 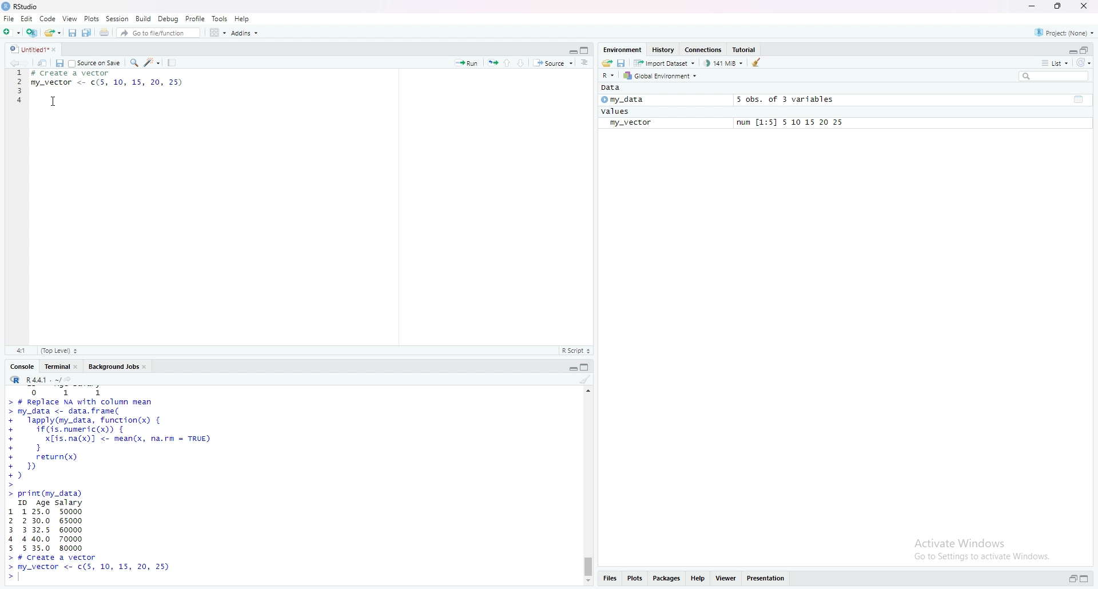 I want to click on minimize, so click(x=1031, y=6).